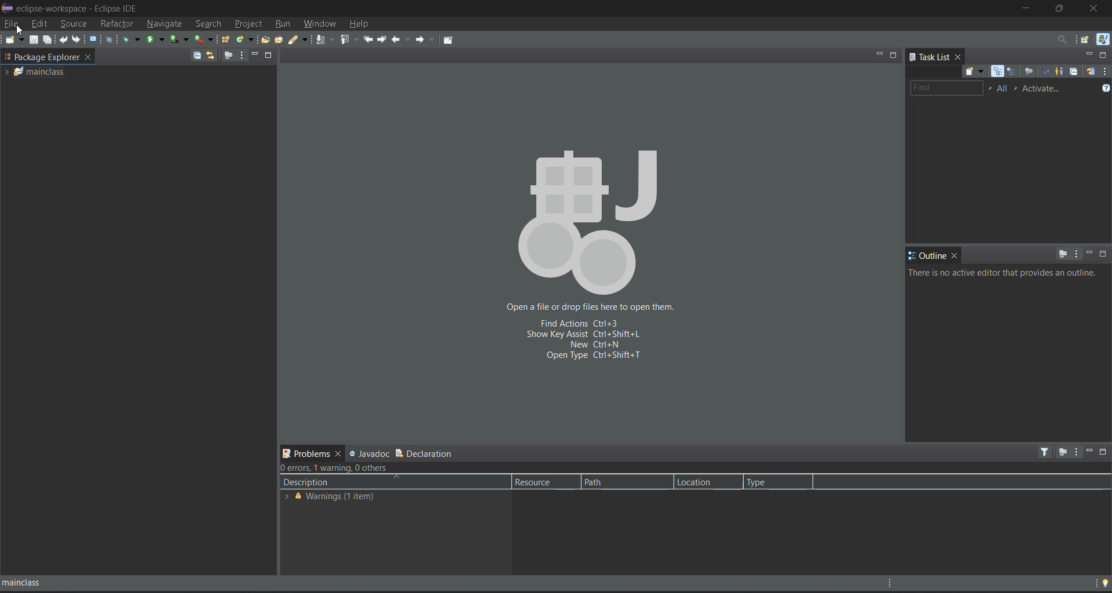 The image size is (1112, 593). I want to click on file, so click(12, 23).